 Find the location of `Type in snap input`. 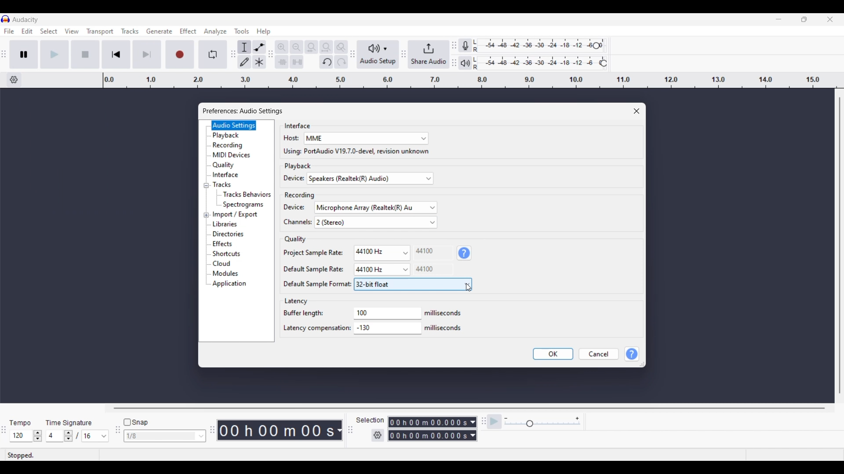

Type in snap input is located at coordinates (160, 436).